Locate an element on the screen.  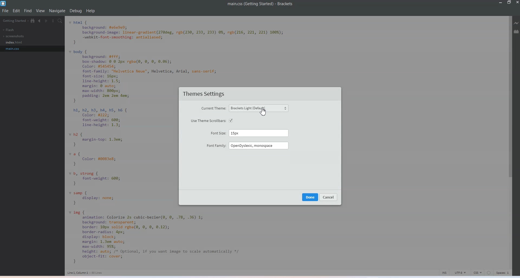
CSS is located at coordinates (478, 273).